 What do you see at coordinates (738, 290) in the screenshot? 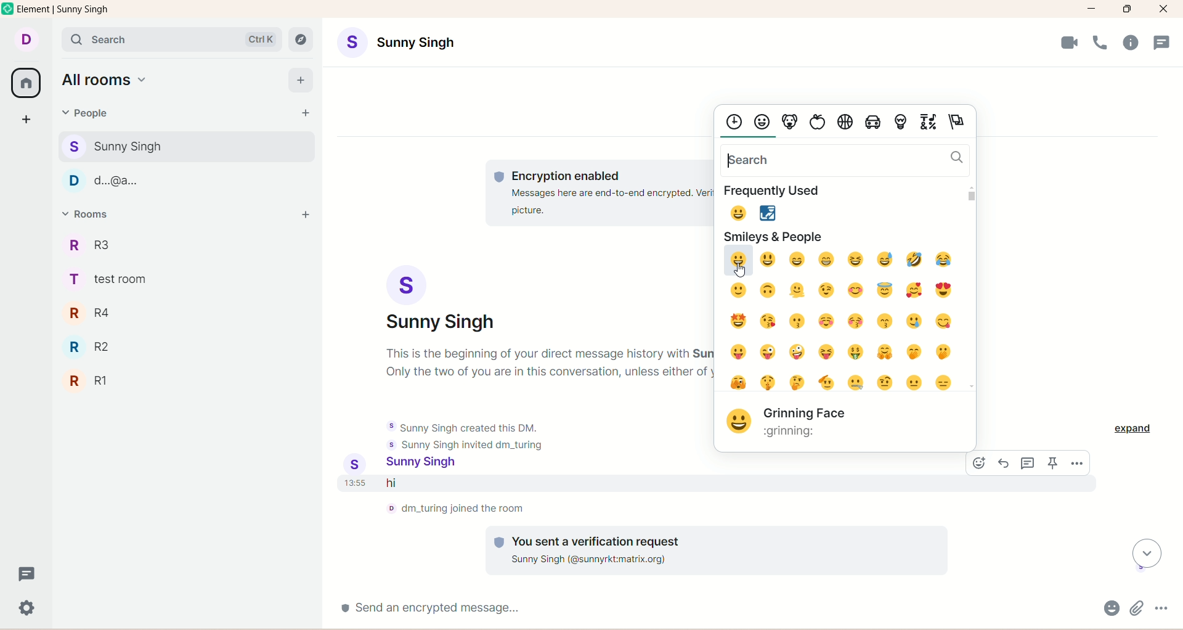
I see `Slightly smiling face` at bounding box center [738, 290].